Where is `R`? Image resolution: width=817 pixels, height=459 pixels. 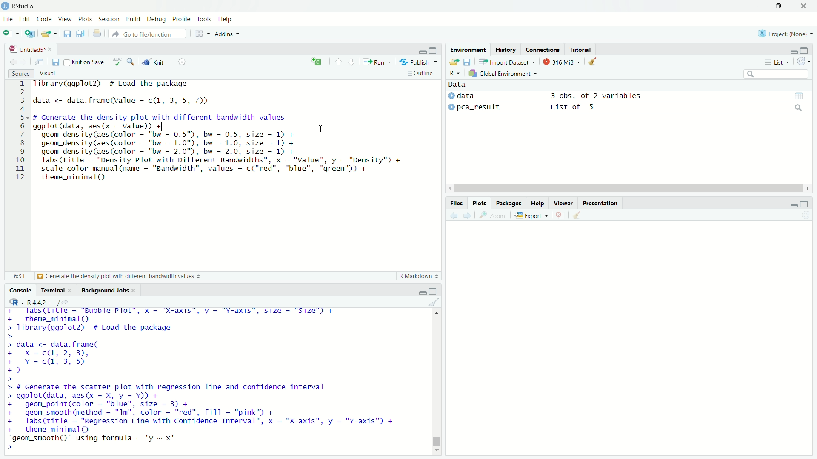
R is located at coordinates (14, 302).